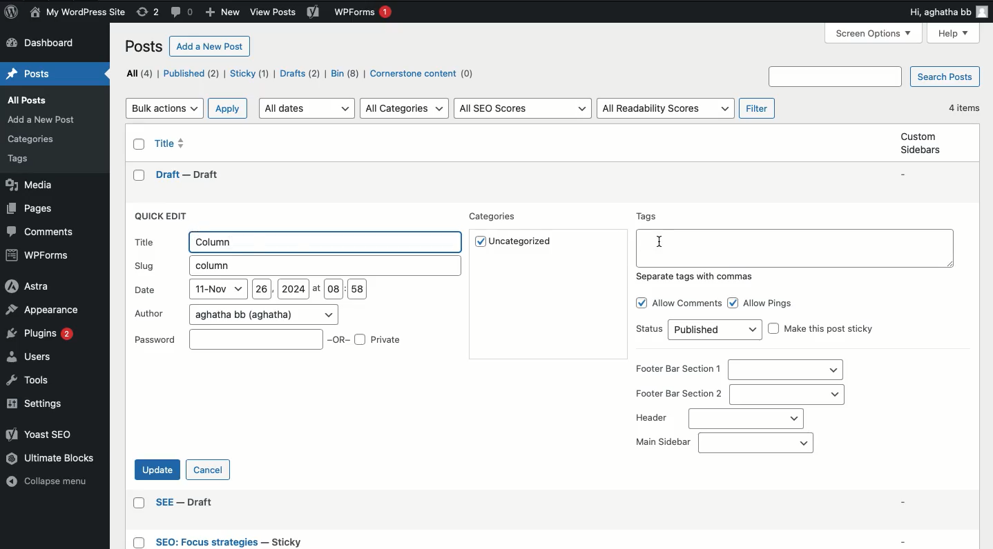 The height and width of the screenshot is (549, 993). What do you see at coordinates (963, 109) in the screenshot?
I see `4 items` at bounding box center [963, 109].